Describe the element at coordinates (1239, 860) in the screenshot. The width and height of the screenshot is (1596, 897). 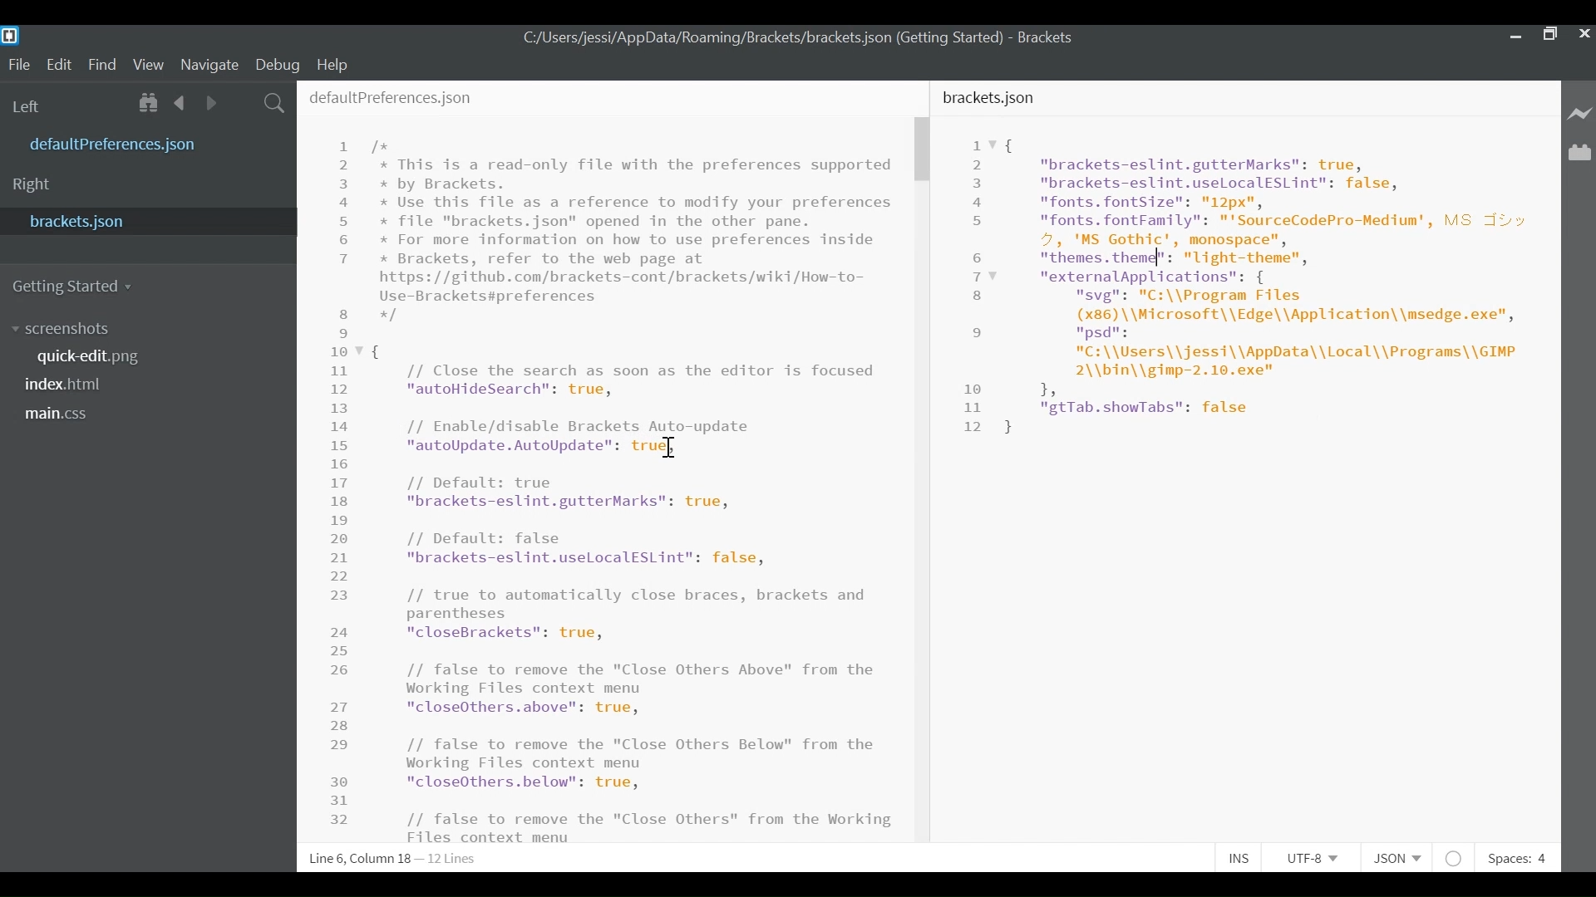
I see `Toggle Insert or Overwrite` at that location.